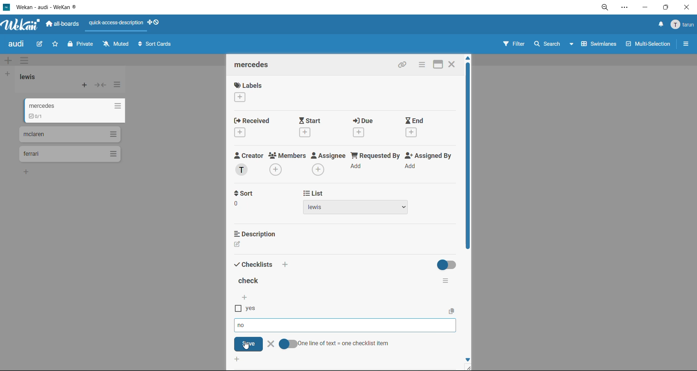 Image resolution: width=697 pixels, height=371 pixels. Describe the element at coordinates (249, 164) in the screenshot. I see `creator` at that location.